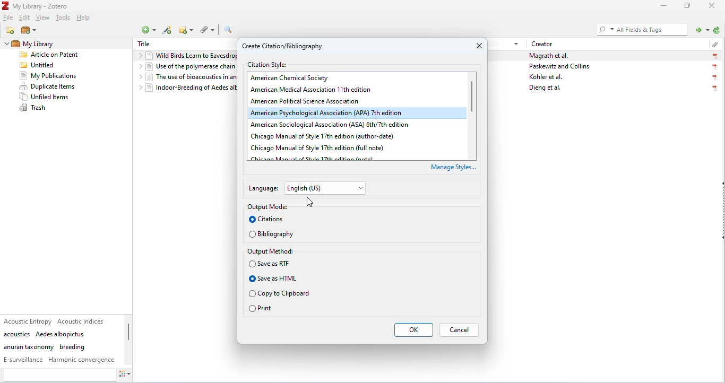 The image size is (725, 383). What do you see at coordinates (413, 329) in the screenshot?
I see `ok` at bounding box center [413, 329].